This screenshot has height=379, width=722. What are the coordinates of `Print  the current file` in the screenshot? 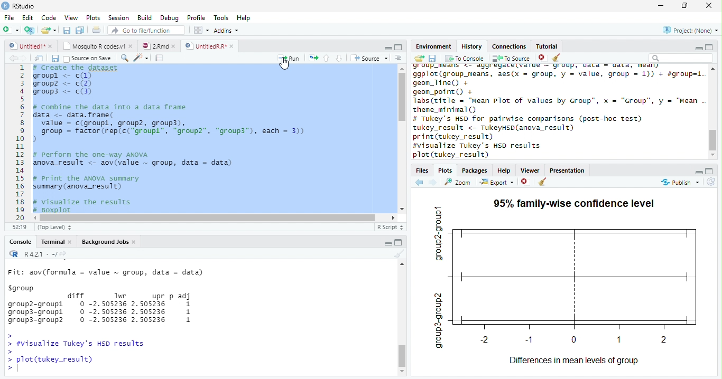 It's located at (97, 30).